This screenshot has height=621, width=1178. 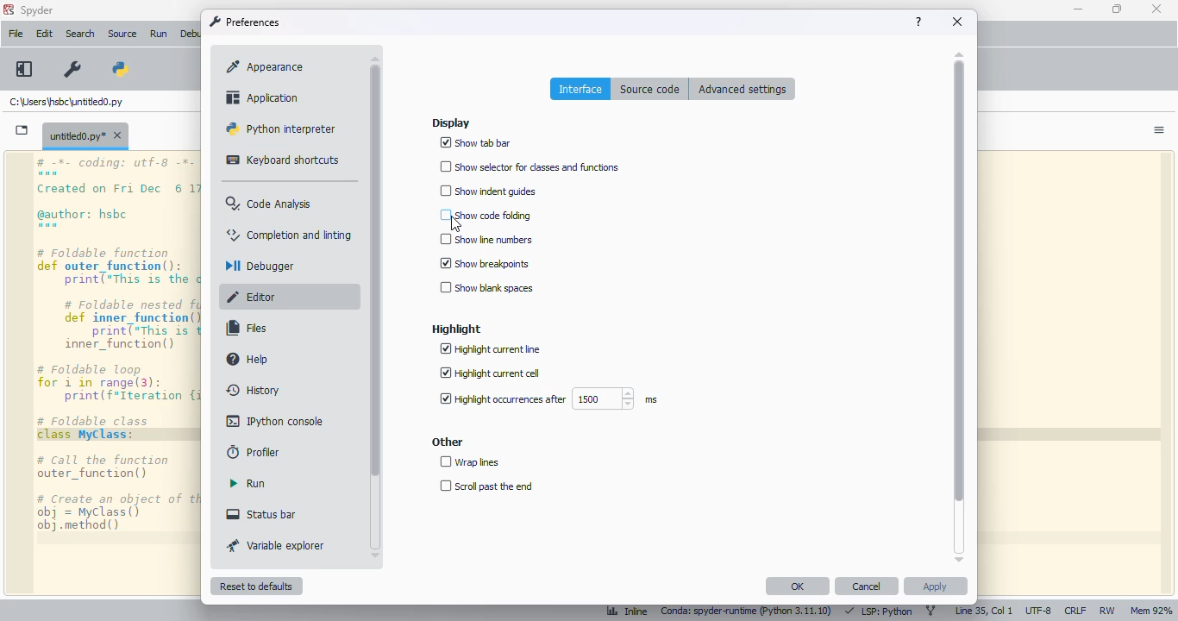 What do you see at coordinates (251, 452) in the screenshot?
I see `profiler` at bounding box center [251, 452].